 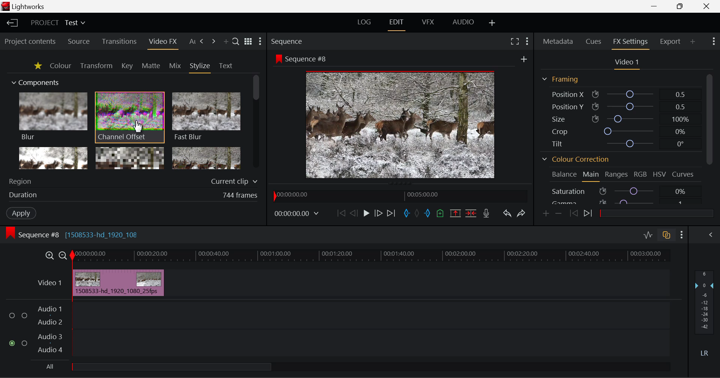 I want to click on Fast Blur, so click(x=207, y=117).